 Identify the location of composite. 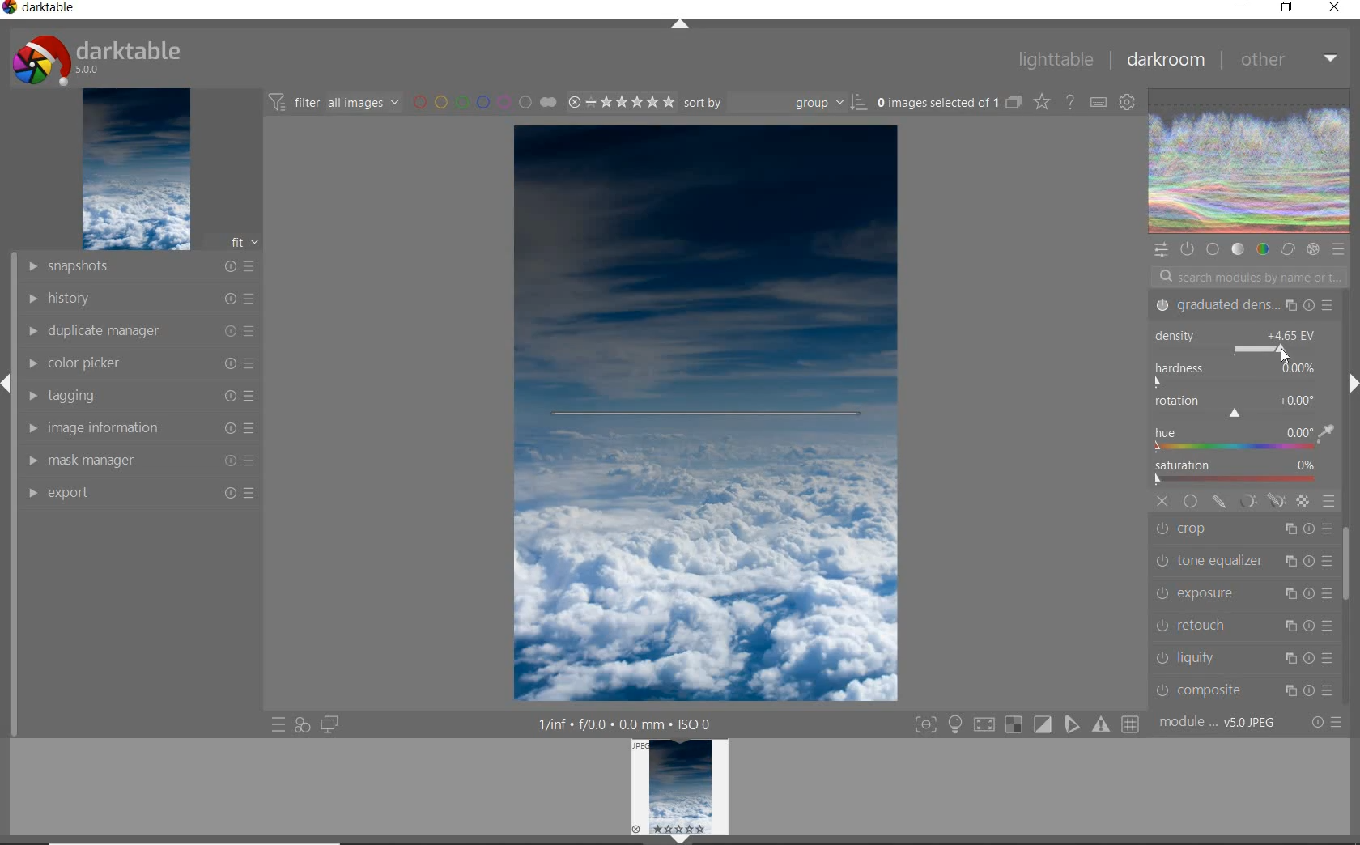
(1244, 690).